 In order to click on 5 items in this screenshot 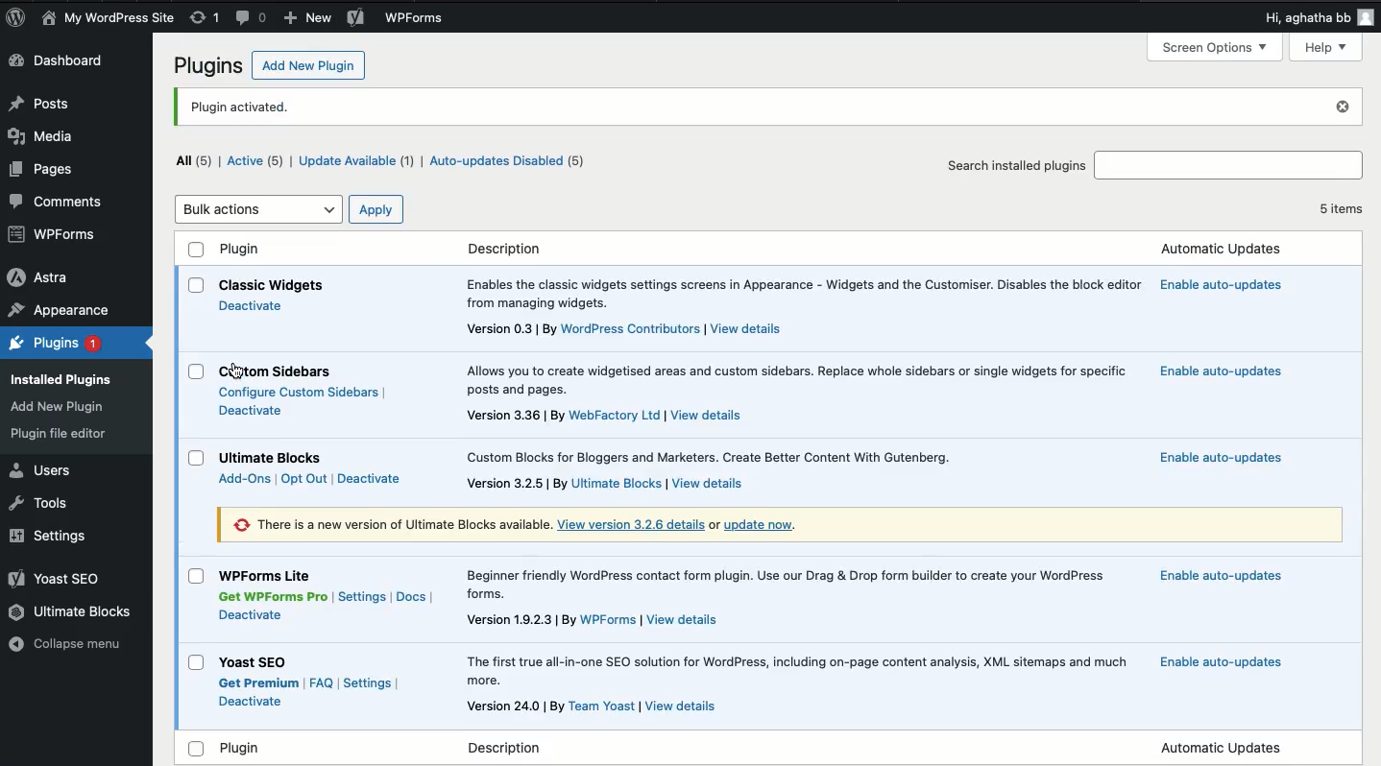, I will do `click(1339, 210)`.